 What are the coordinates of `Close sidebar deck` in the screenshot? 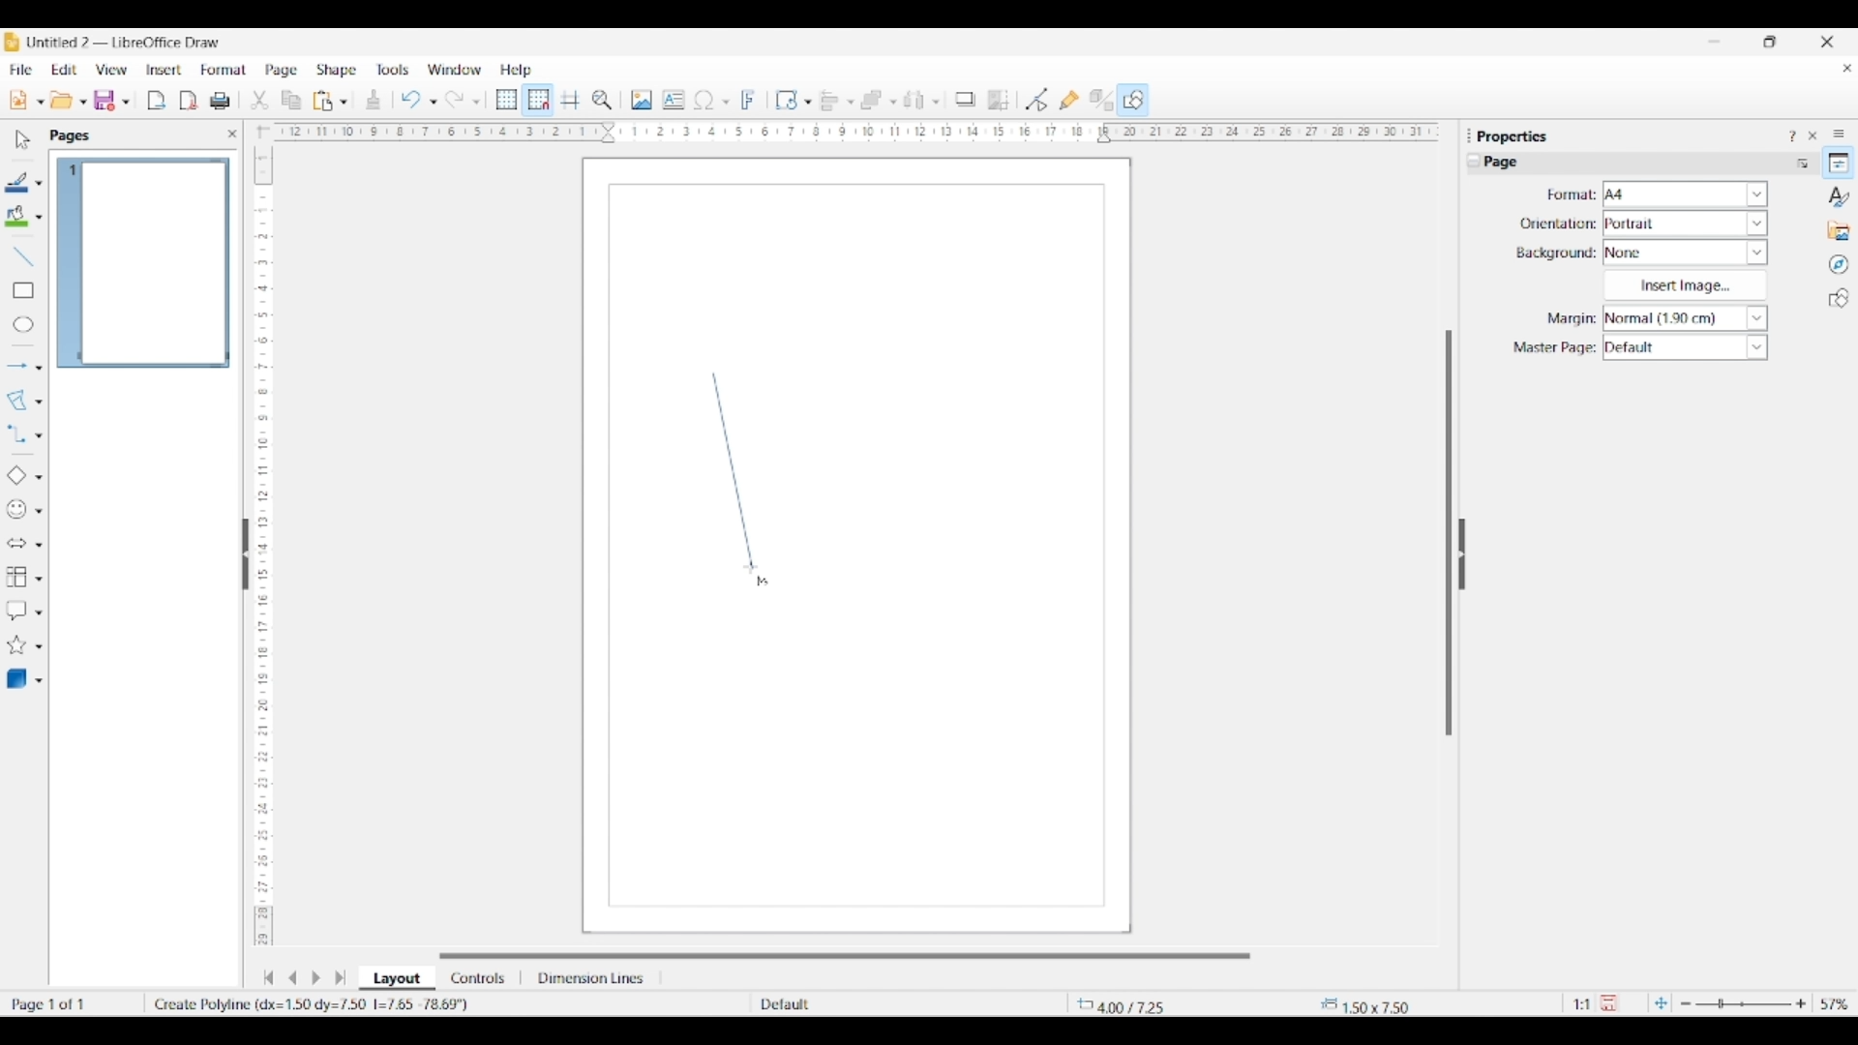 It's located at (1813, 135).